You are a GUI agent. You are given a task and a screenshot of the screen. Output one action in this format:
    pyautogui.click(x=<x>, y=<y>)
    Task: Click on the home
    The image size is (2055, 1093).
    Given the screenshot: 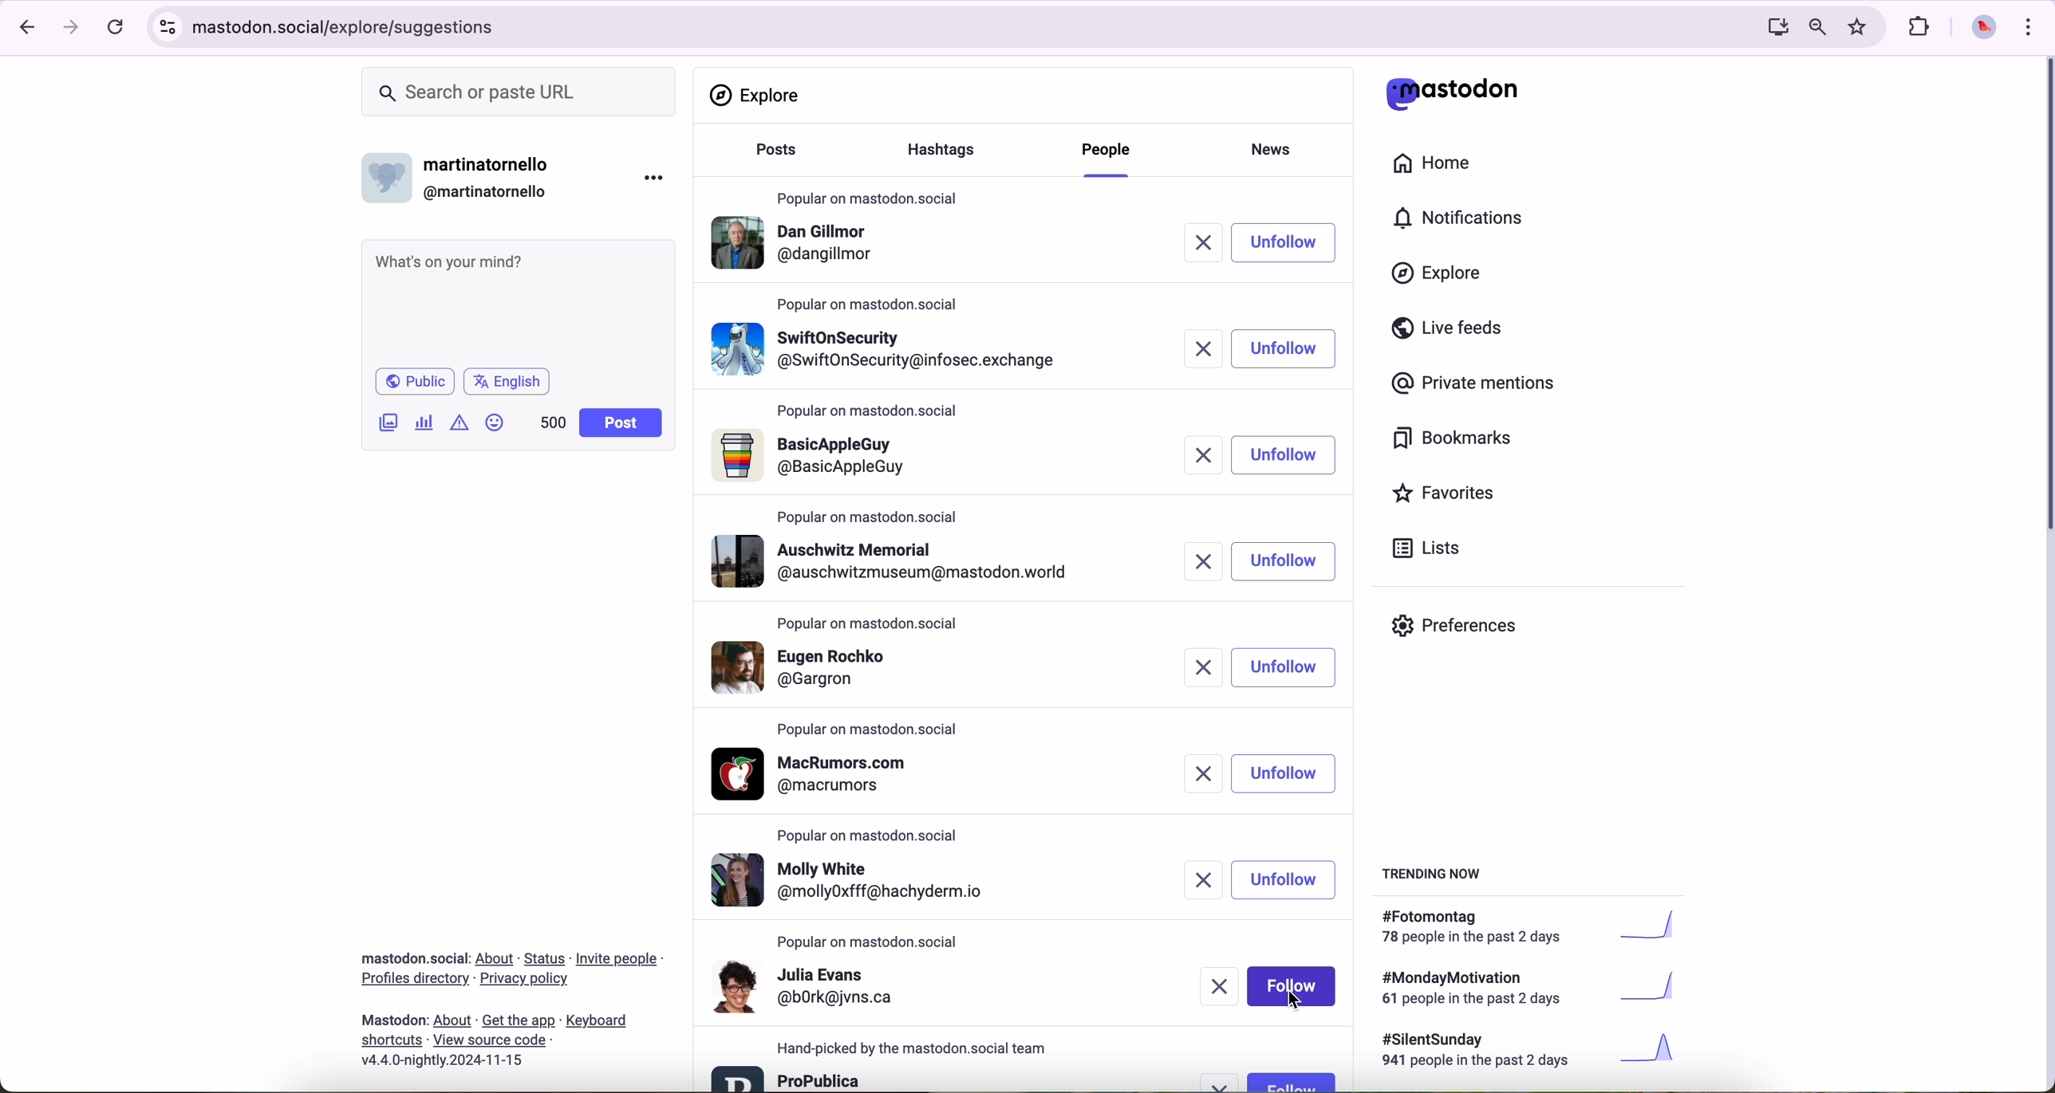 What is the action you would take?
    pyautogui.click(x=1441, y=167)
    